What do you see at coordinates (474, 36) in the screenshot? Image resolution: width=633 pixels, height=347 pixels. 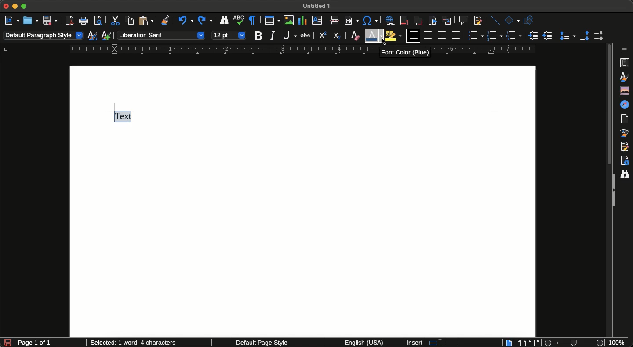 I see `Toggle unordered list` at bounding box center [474, 36].